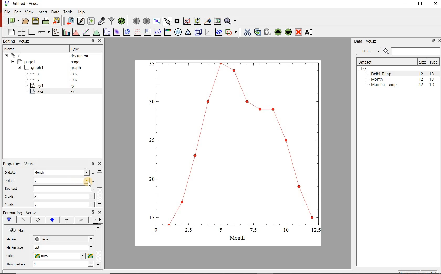 Image resolution: width=441 pixels, height=274 pixels. What do you see at coordinates (65, 32) in the screenshot?
I see `plot bar charts` at bounding box center [65, 32].